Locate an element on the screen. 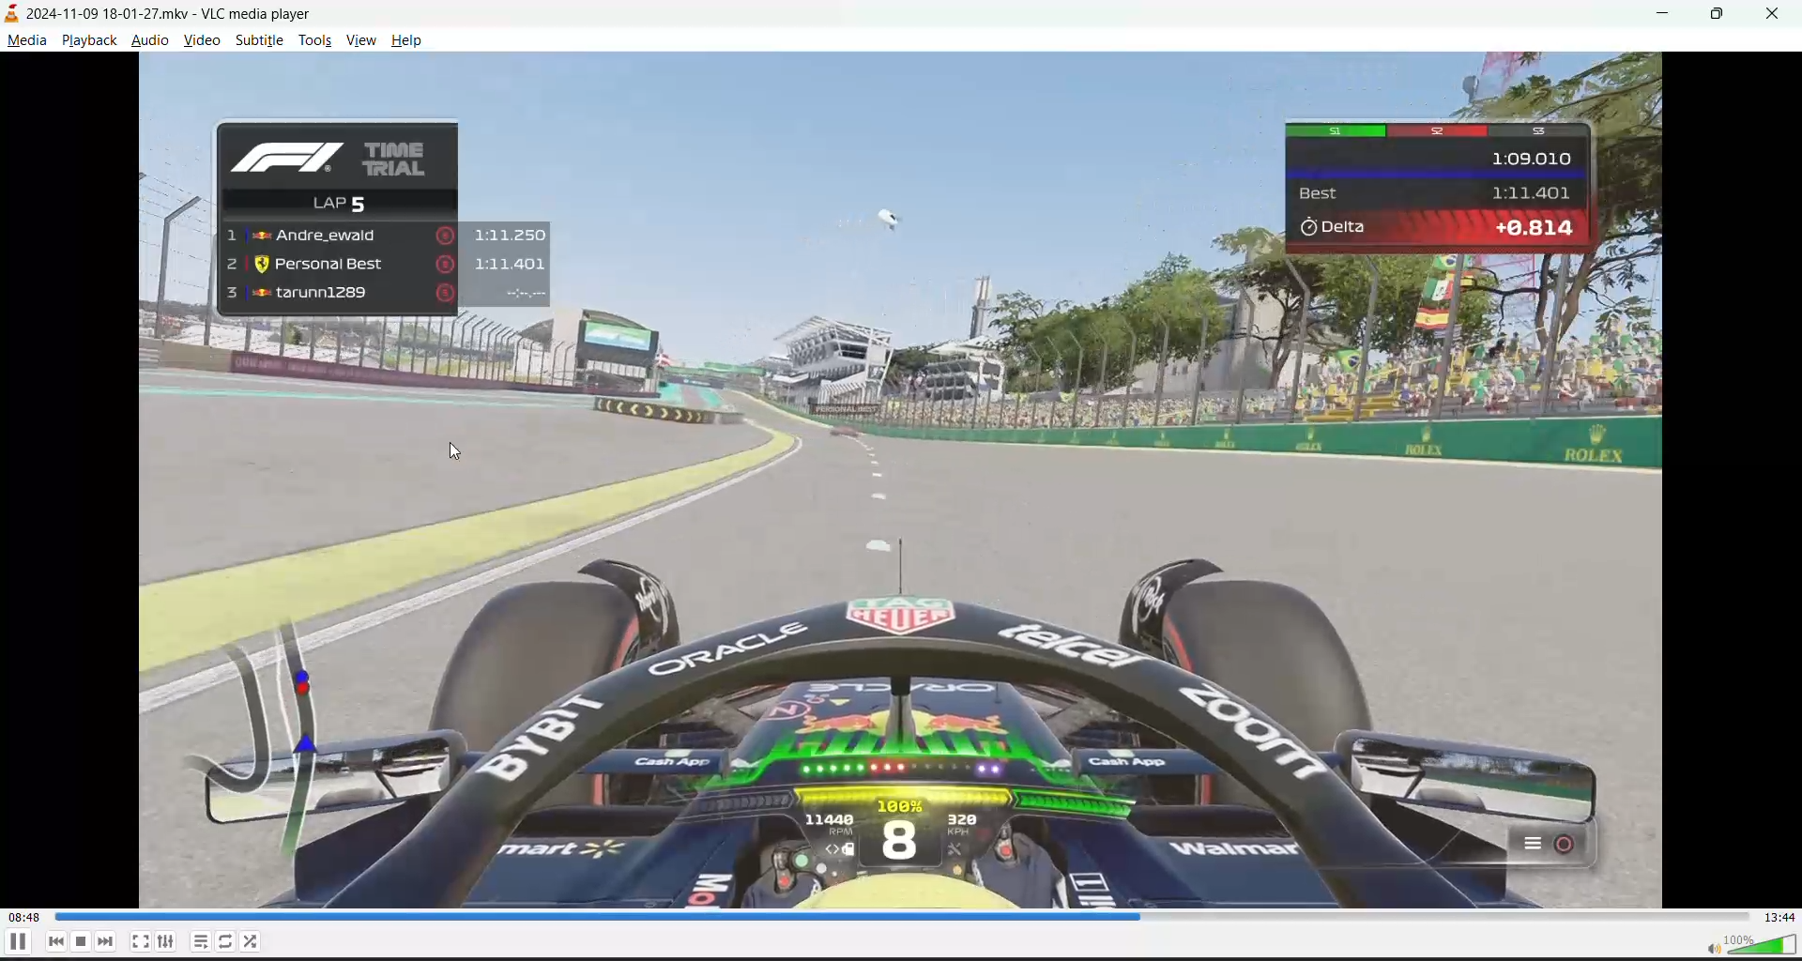 This screenshot has width=1802, height=961. cursor is located at coordinates (459, 451).